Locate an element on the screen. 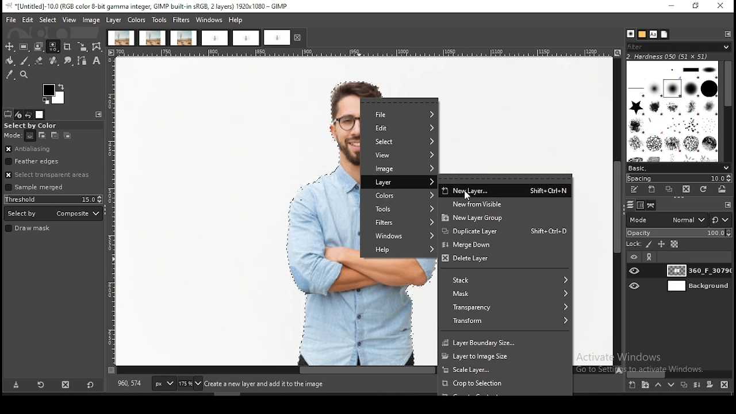  link is located at coordinates (650, 257).